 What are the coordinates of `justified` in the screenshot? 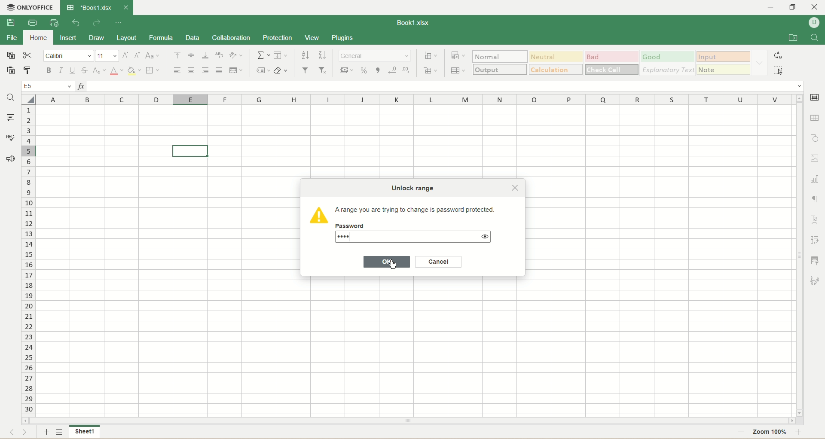 It's located at (219, 71).